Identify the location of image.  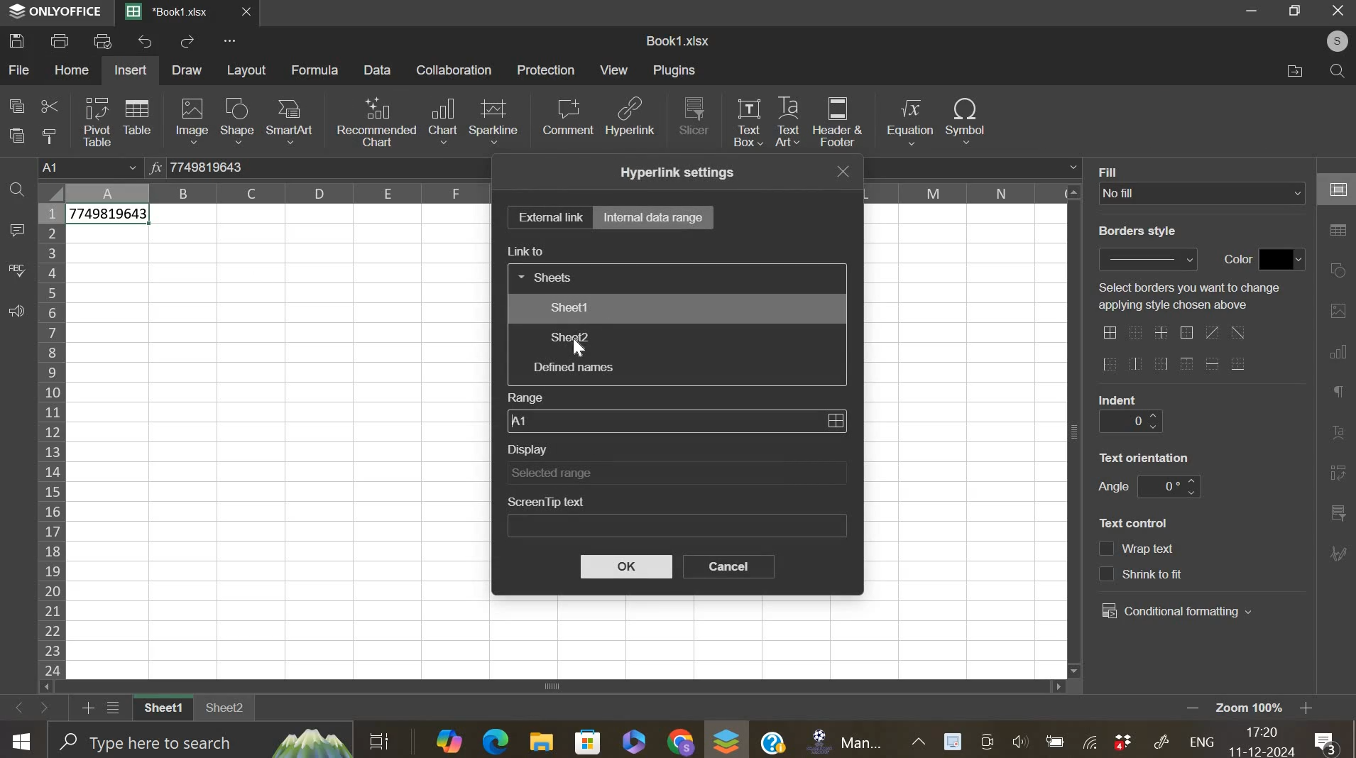
(192, 120).